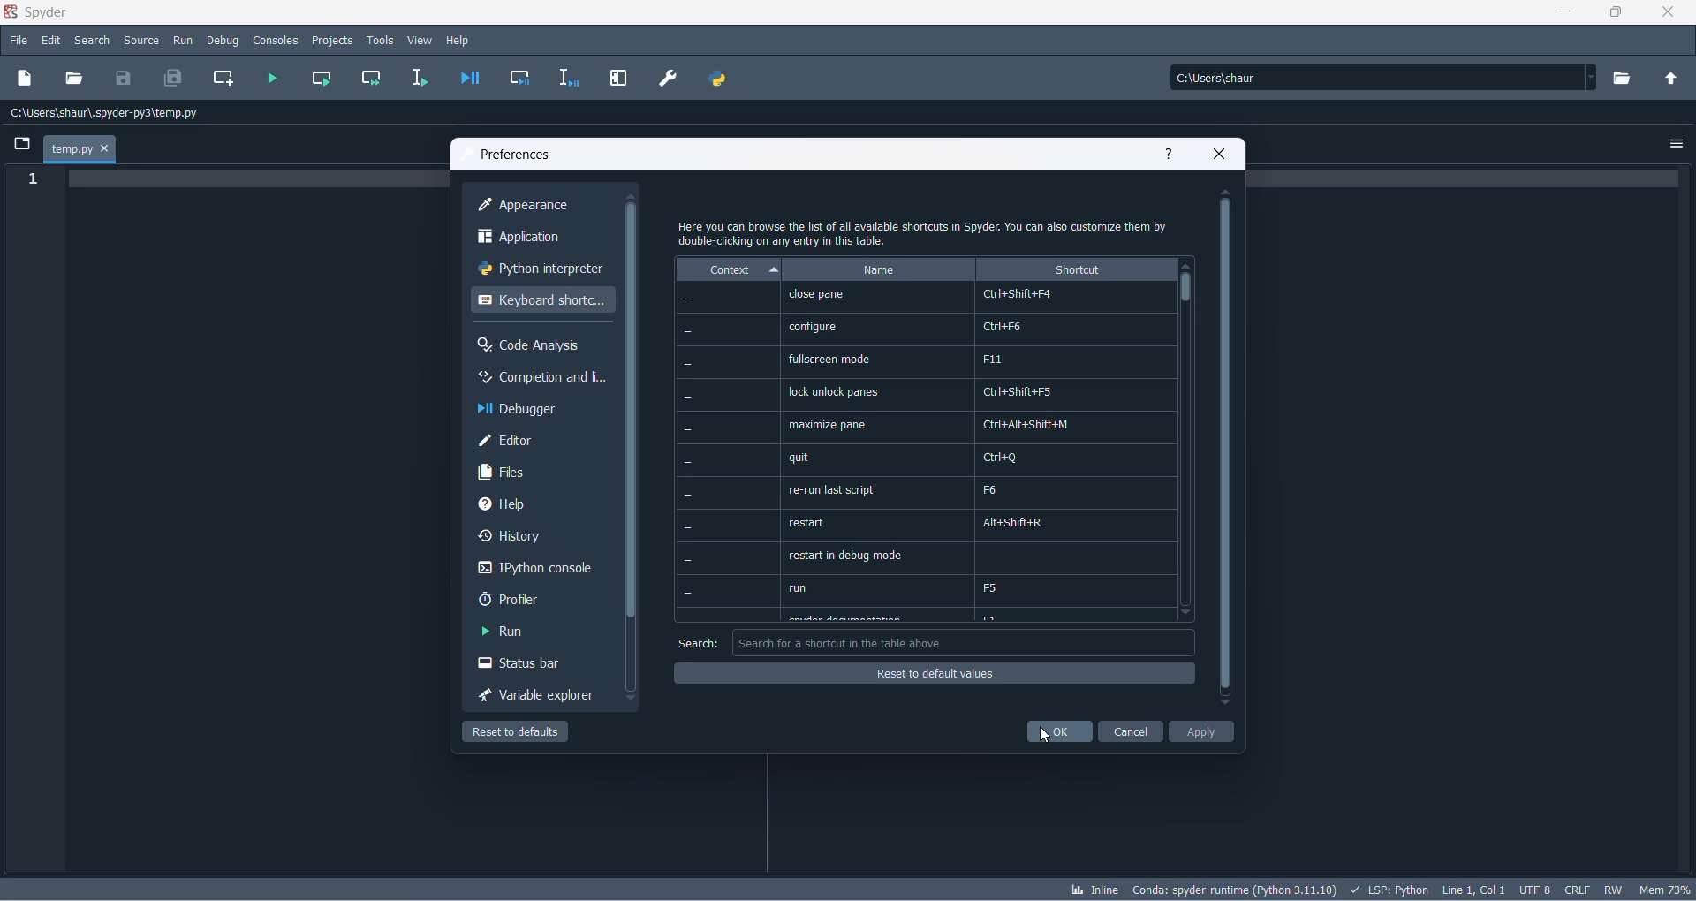  I want to click on shortcut values, so click(1078, 452).